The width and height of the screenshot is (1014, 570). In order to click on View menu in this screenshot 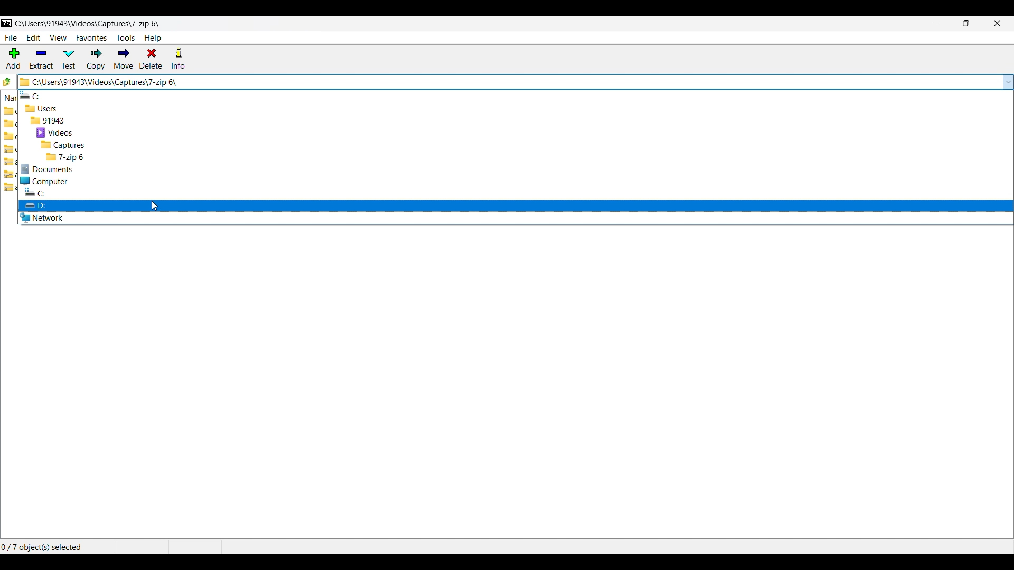, I will do `click(59, 38)`.